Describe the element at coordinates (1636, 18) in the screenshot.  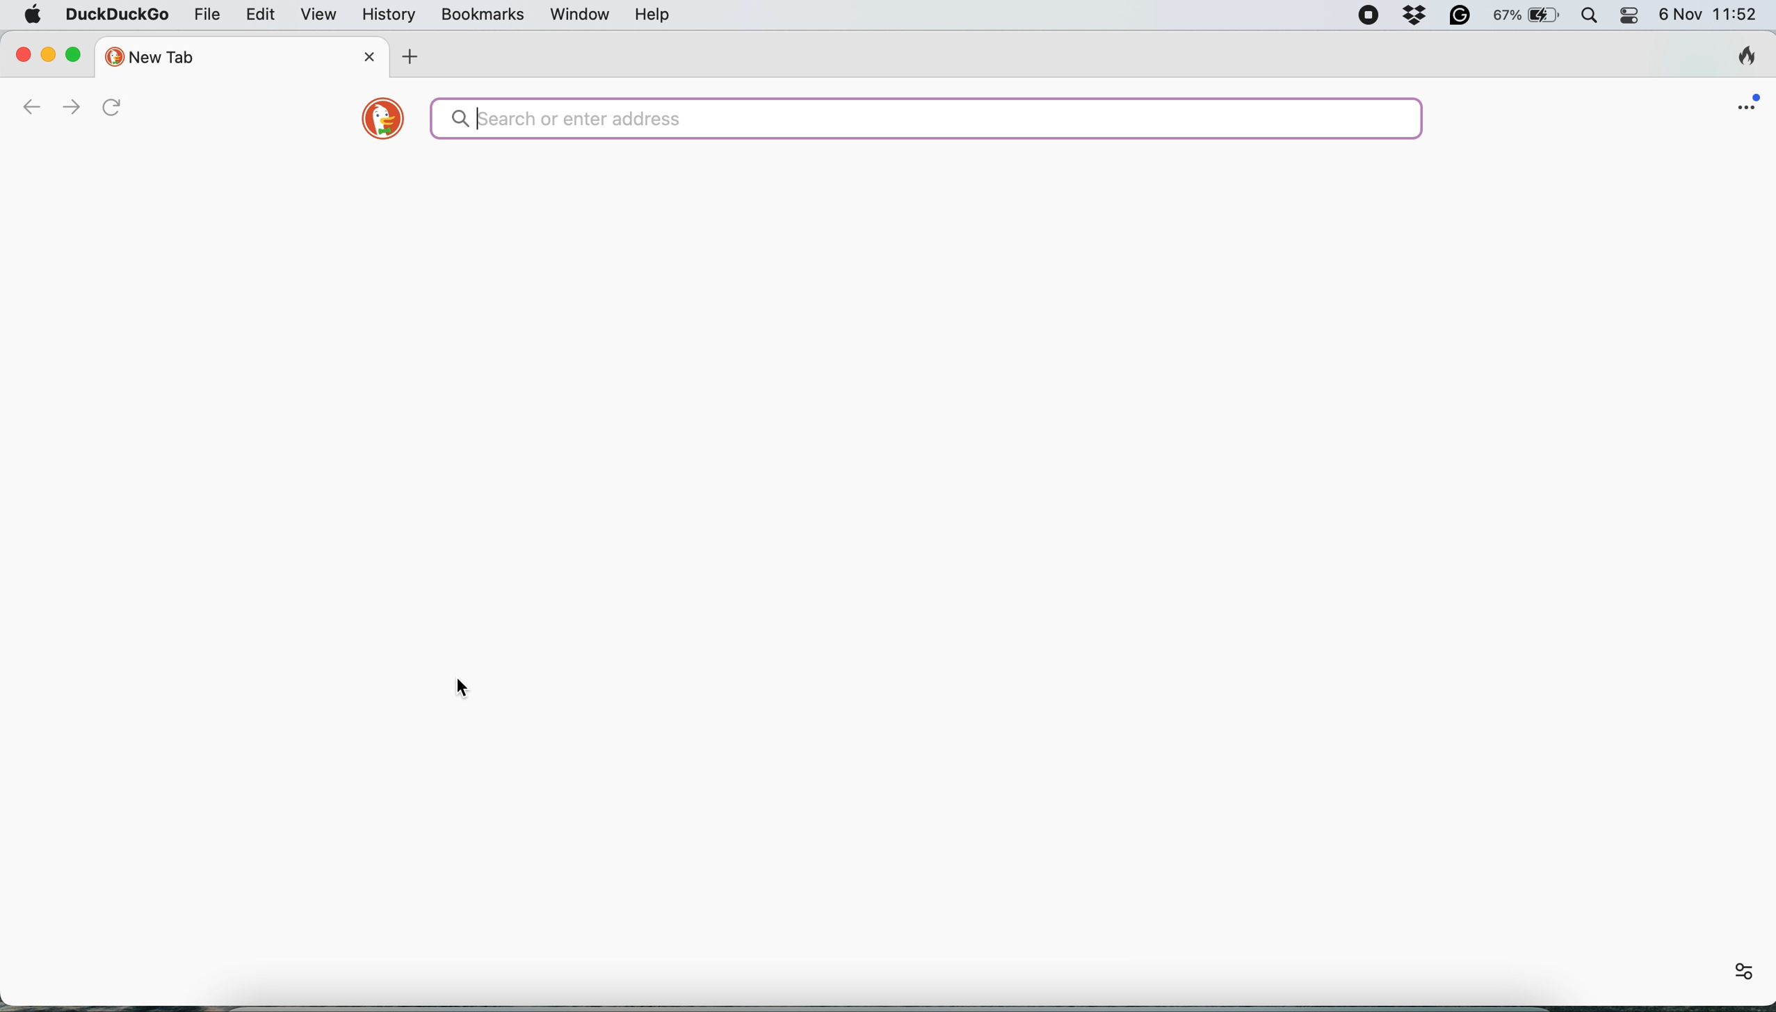
I see `control center` at that location.